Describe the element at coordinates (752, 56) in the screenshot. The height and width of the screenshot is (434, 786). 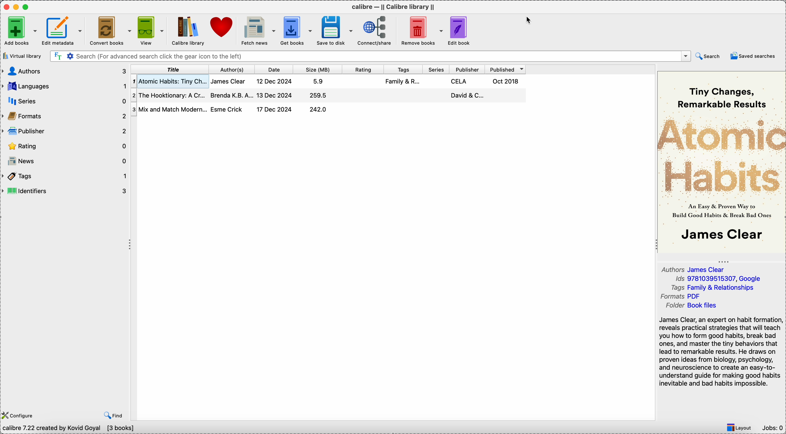
I see `saved searches` at that location.